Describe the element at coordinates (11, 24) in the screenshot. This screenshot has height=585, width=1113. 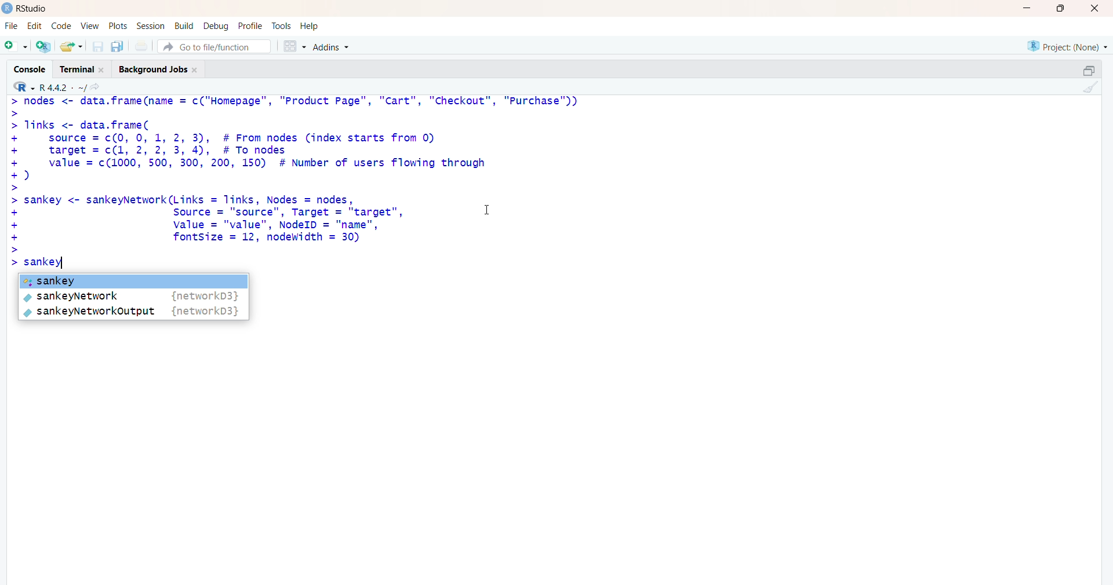
I see `file` at that location.